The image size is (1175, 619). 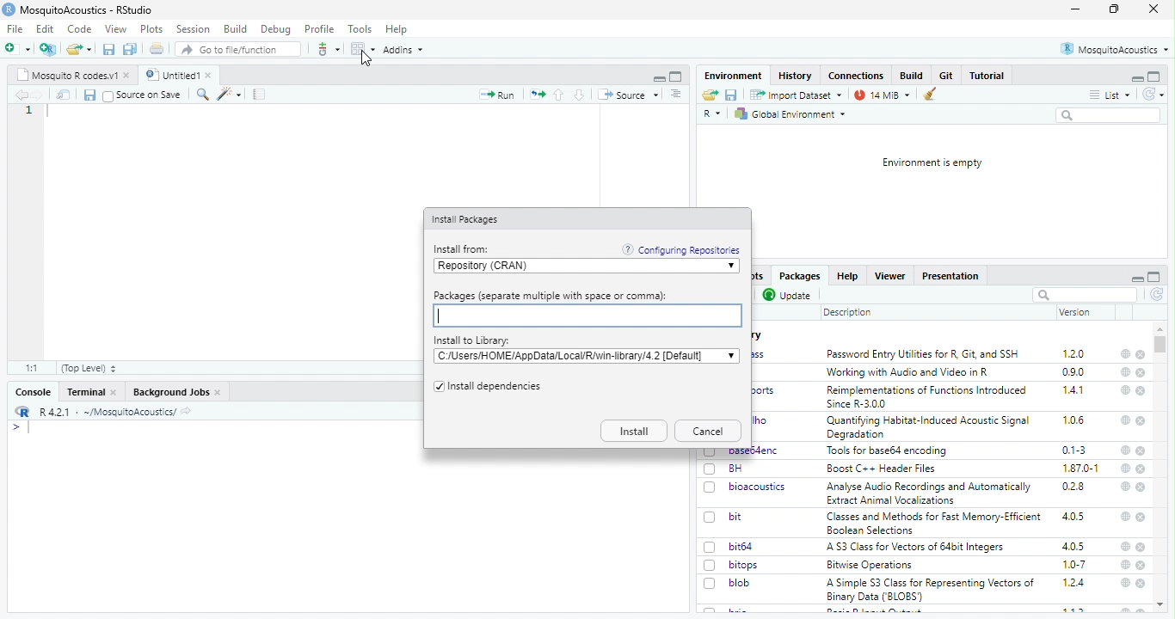 I want to click on Help, so click(x=847, y=276).